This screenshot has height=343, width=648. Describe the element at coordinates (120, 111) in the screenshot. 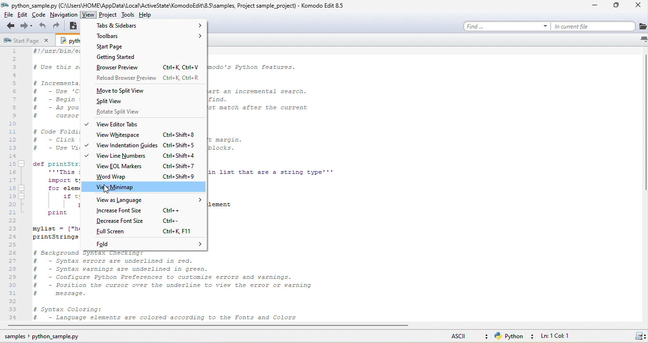

I see `rotate split view` at that location.